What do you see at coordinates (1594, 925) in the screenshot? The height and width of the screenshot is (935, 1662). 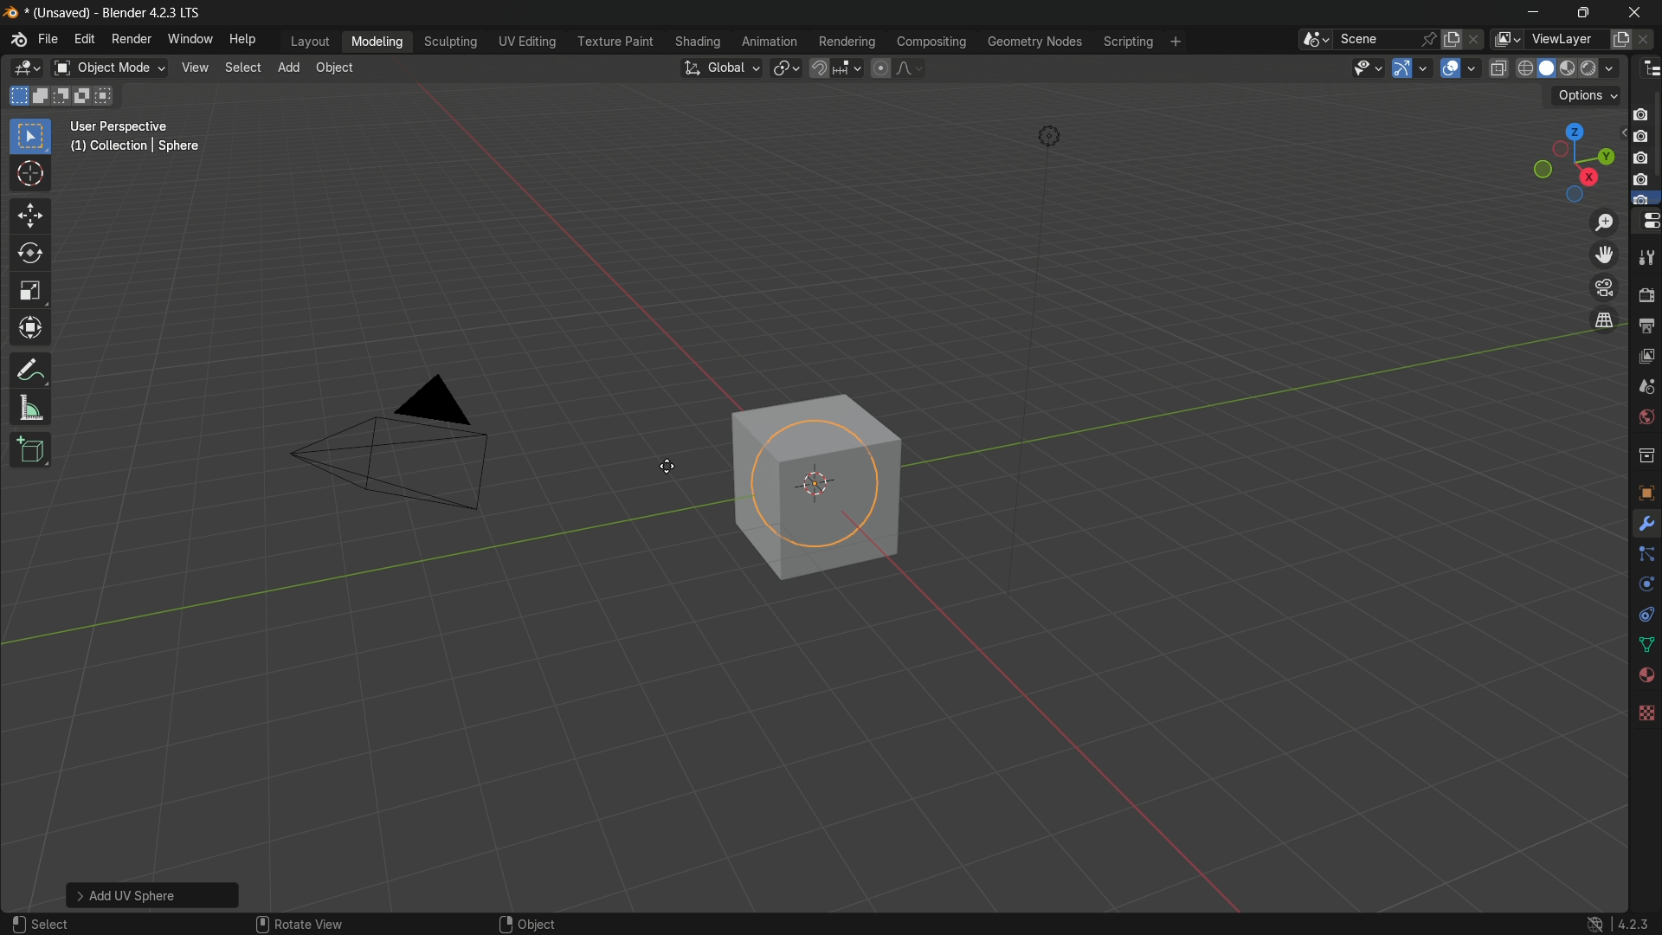 I see `logo` at bounding box center [1594, 925].